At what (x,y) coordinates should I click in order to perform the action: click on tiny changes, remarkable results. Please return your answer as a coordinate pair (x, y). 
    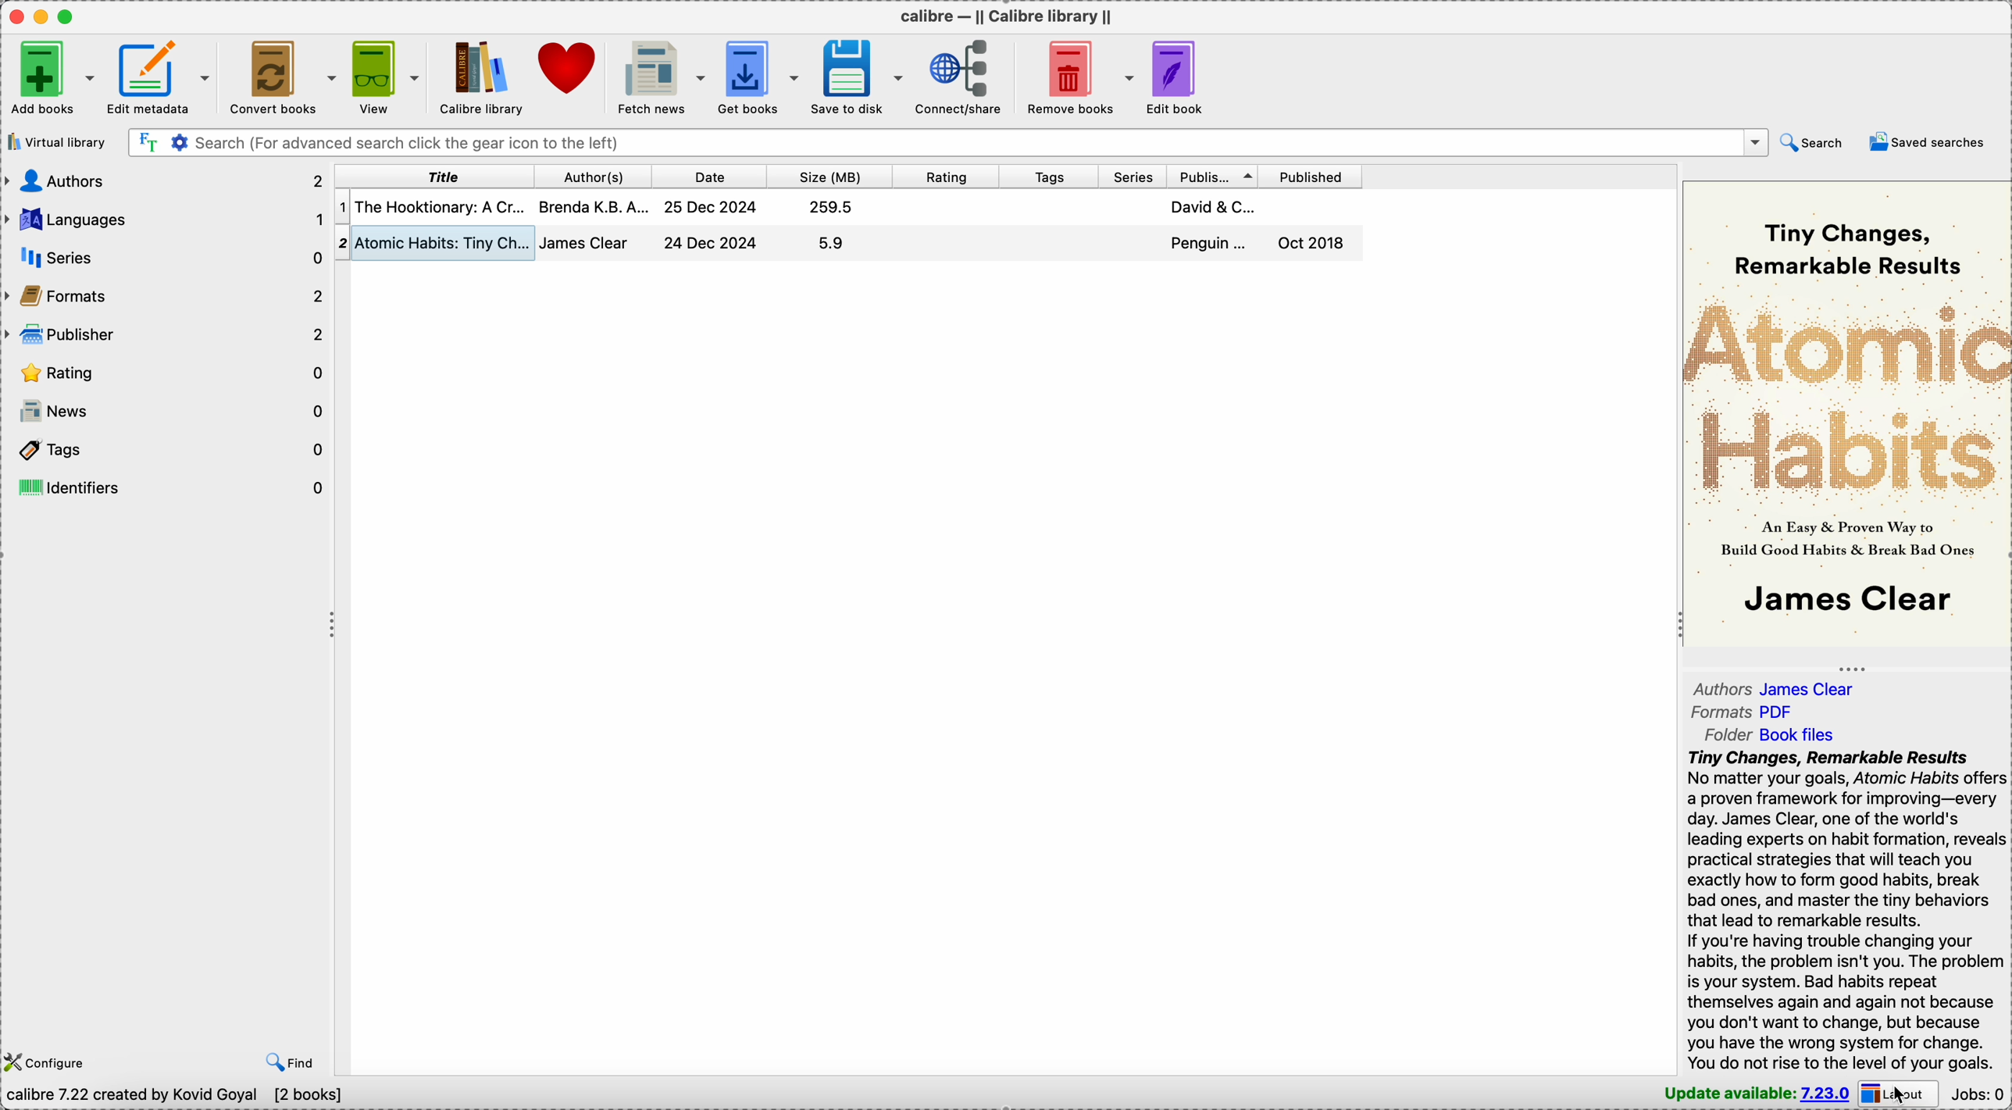
    Looking at the image, I should click on (1846, 248).